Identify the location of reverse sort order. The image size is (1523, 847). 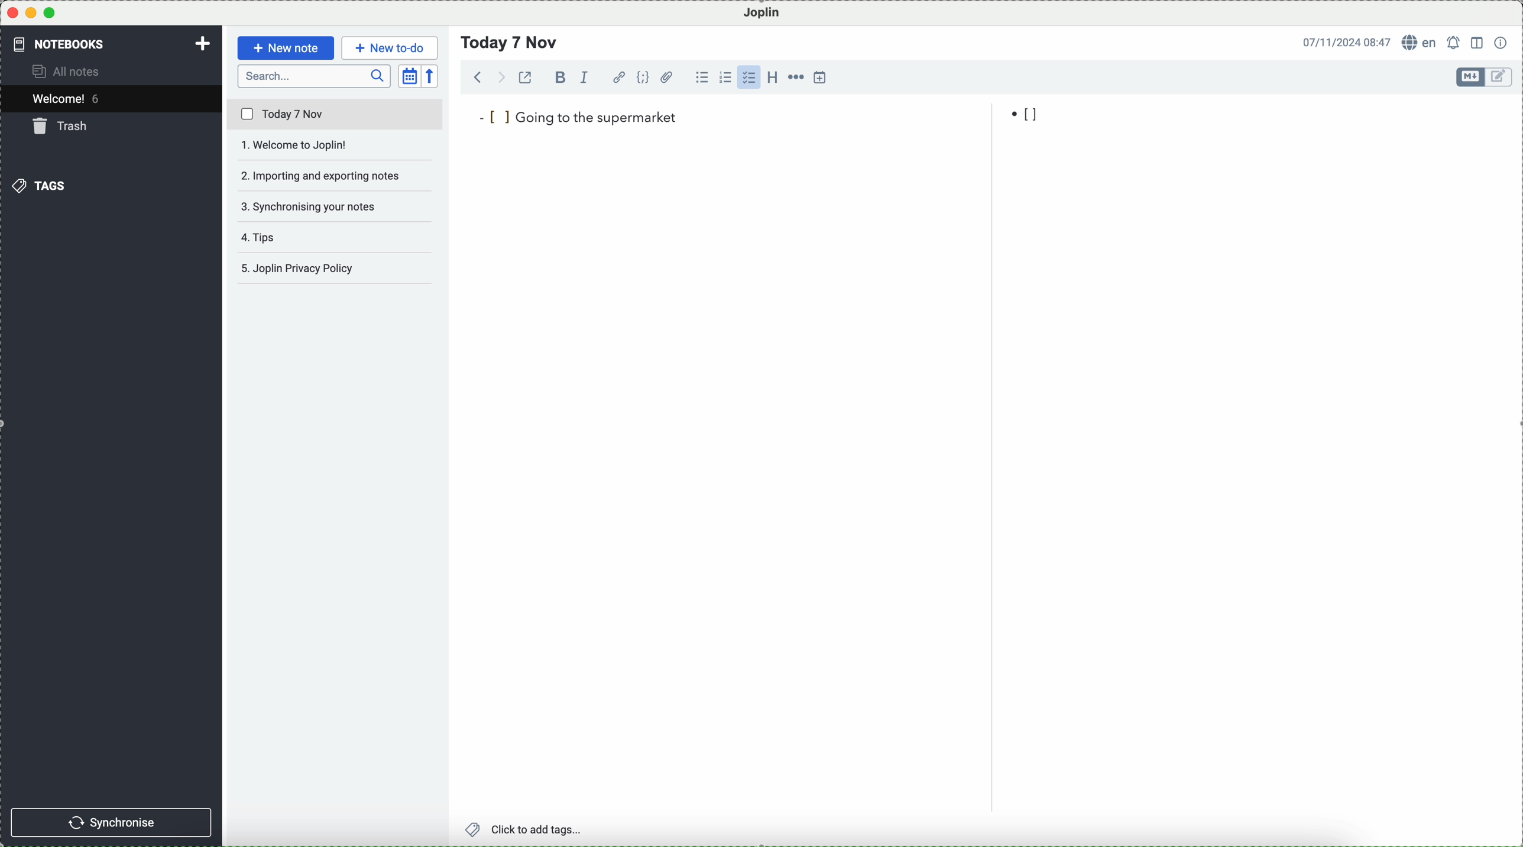
(431, 76).